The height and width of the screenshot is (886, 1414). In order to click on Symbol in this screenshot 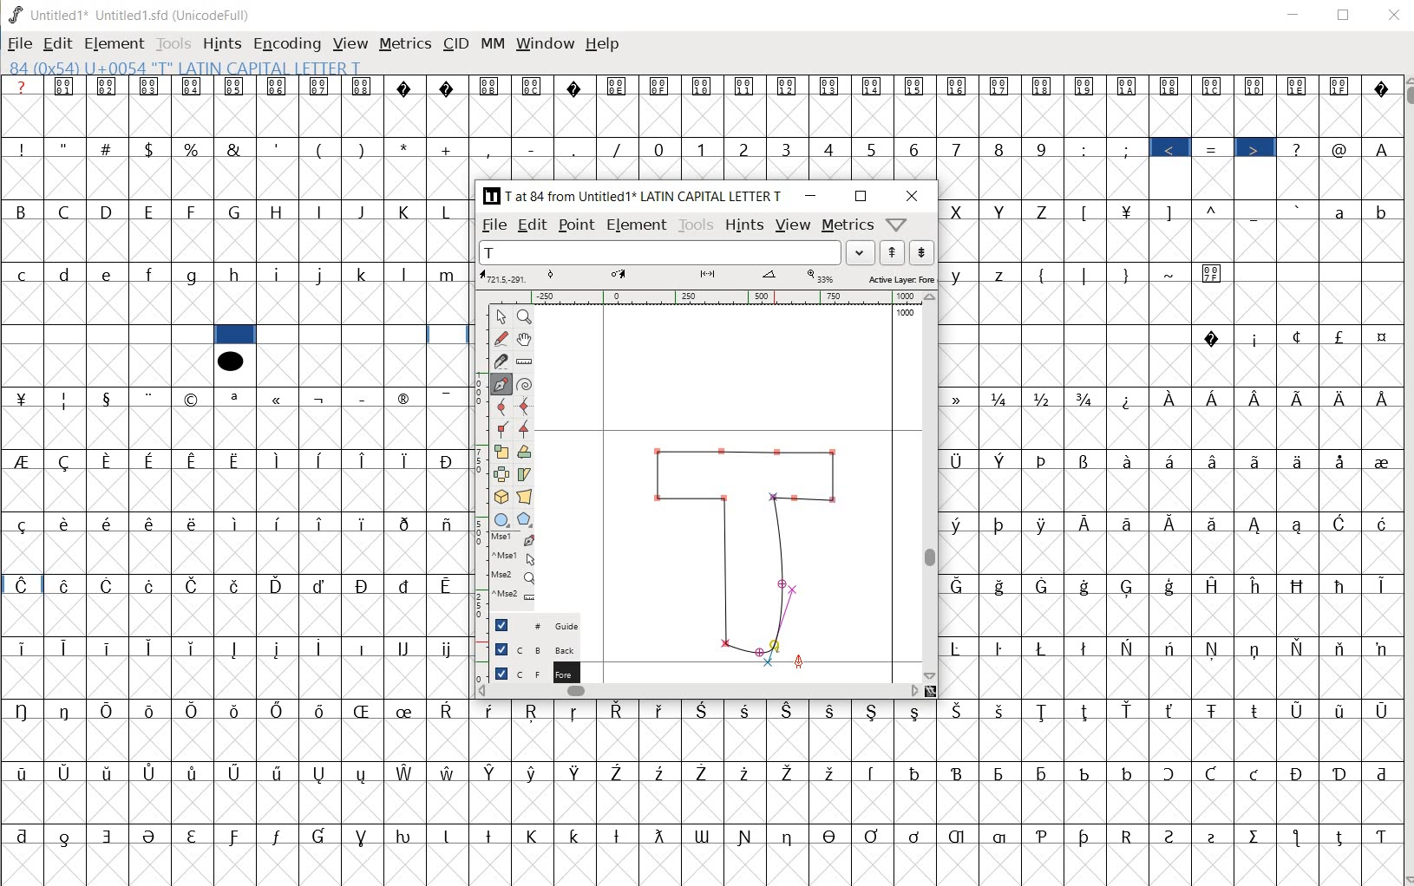, I will do `click(960, 710)`.